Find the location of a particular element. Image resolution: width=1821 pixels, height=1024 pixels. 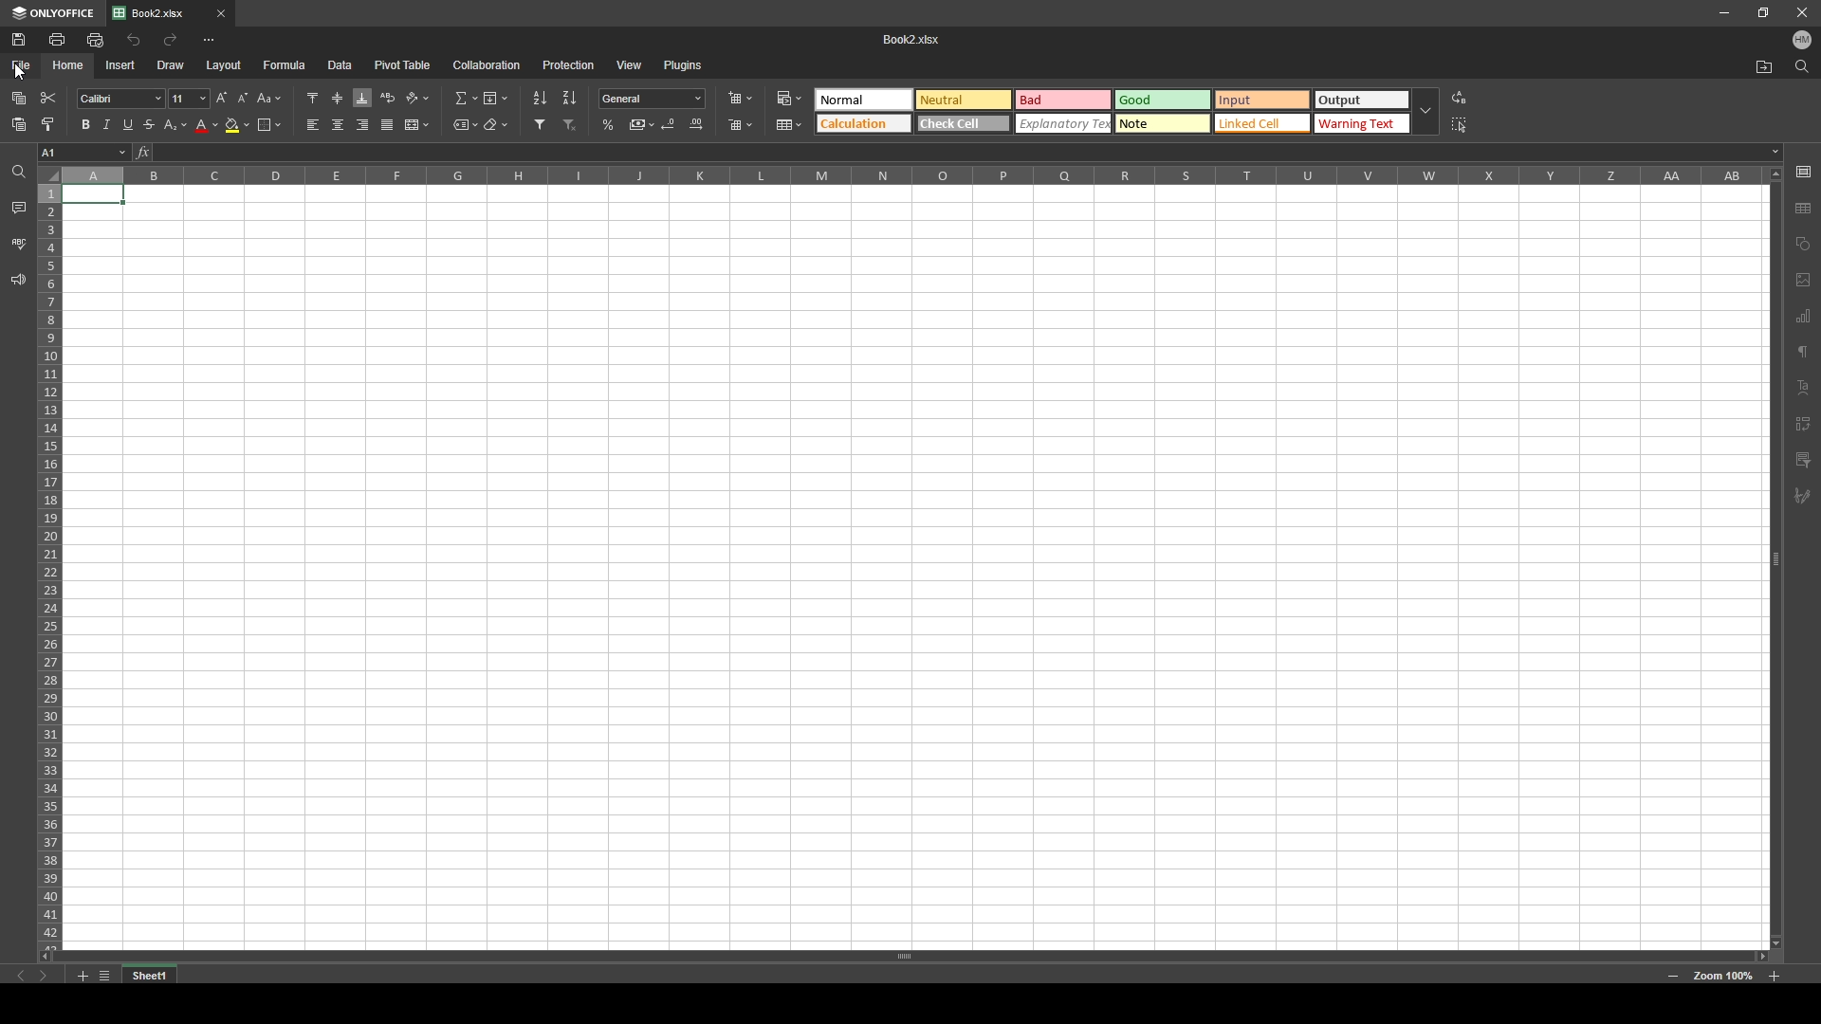

paragraph is located at coordinates (1803, 354).